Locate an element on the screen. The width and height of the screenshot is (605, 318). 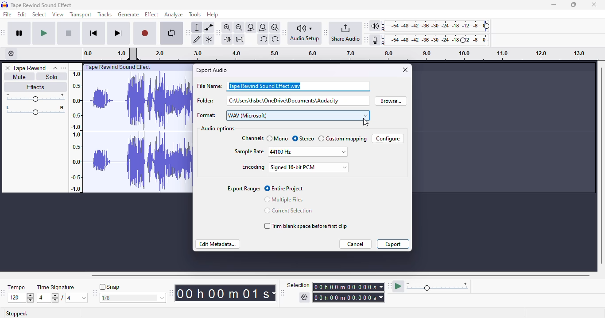
track is located at coordinates (32, 68).